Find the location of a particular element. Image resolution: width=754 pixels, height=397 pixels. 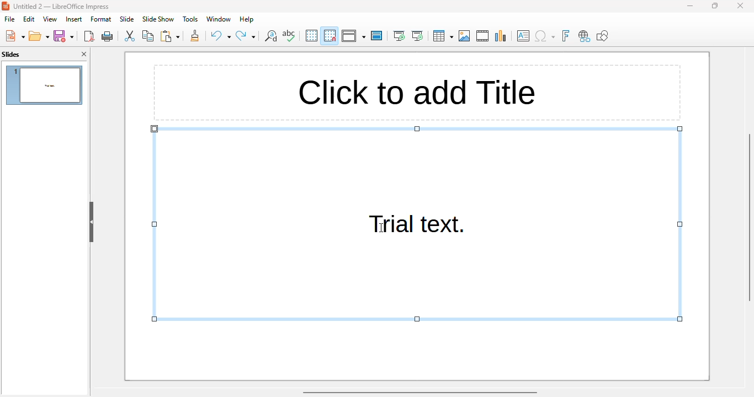

horizontal scroll bar is located at coordinates (420, 393).